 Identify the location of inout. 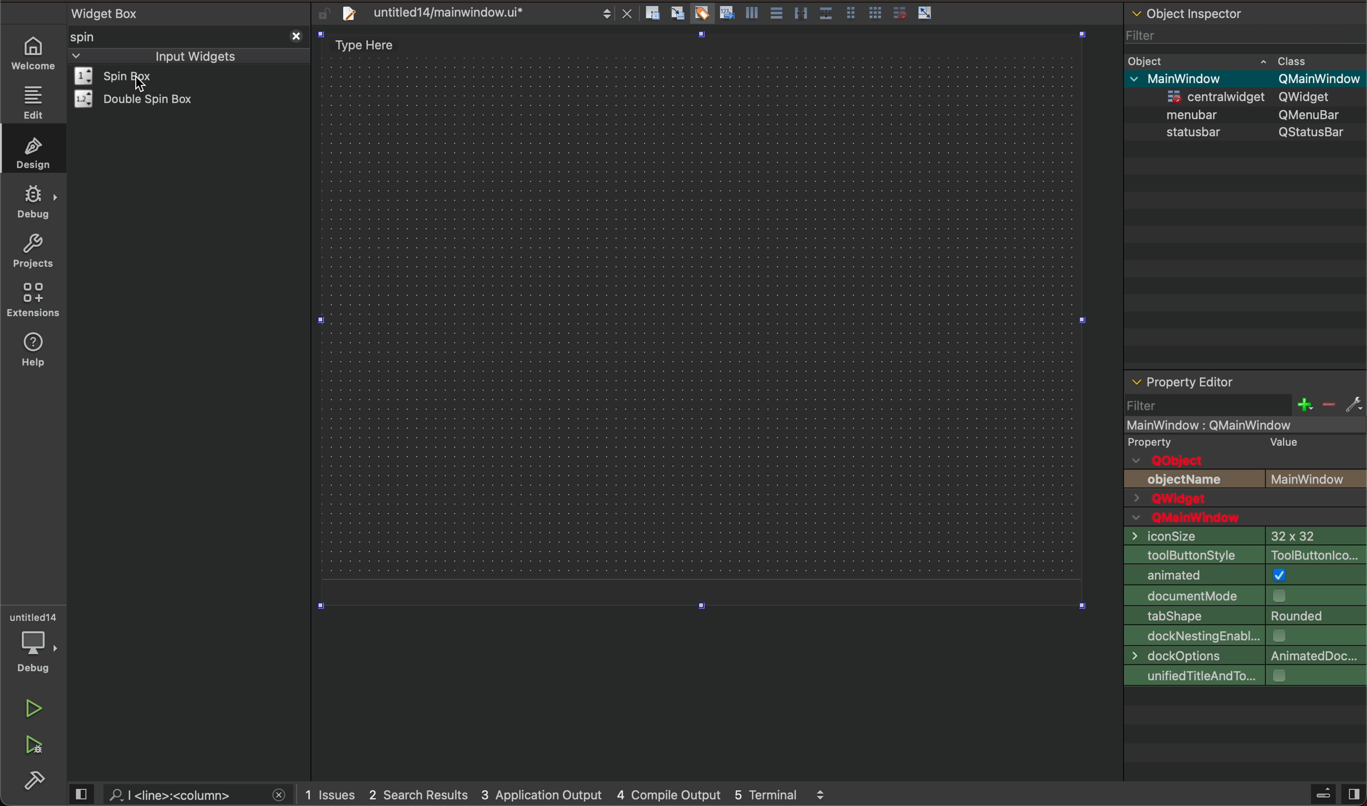
(194, 55).